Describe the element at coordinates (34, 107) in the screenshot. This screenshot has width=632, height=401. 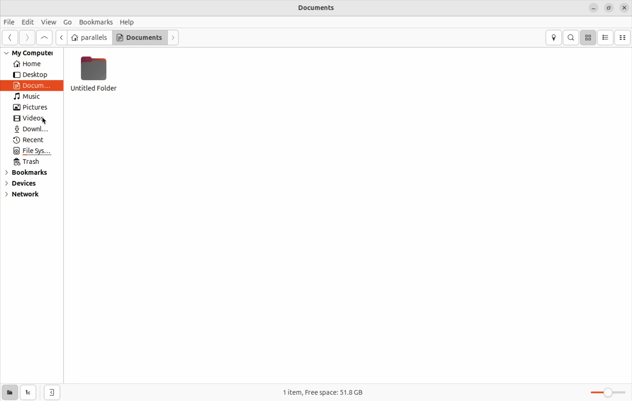
I see `Pictures` at that location.